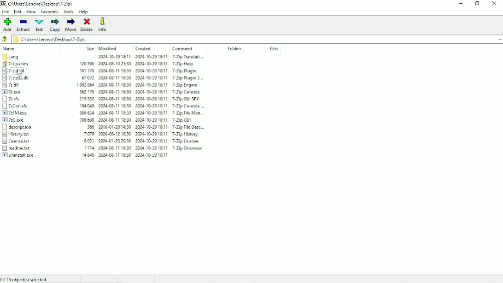 The width and height of the screenshot is (503, 283). I want to click on Extract, so click(23, 25).